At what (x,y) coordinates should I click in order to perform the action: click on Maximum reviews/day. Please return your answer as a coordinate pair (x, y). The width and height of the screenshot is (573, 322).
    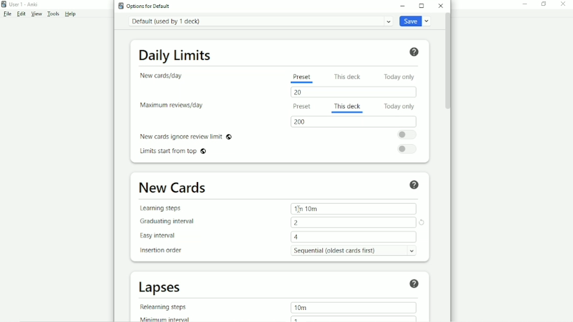
    Looking at the image, I should click on (173, 106).